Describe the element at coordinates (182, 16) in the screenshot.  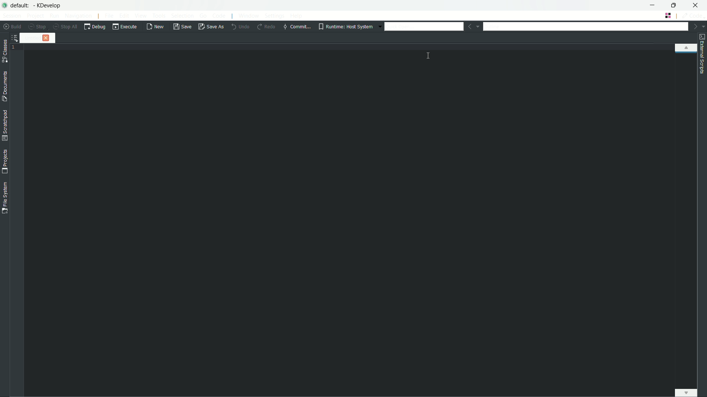
I see `selection` at that location.